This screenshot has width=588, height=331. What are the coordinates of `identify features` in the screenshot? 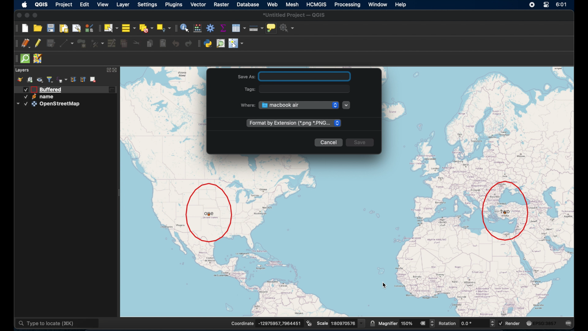 It's located at (184, 28).